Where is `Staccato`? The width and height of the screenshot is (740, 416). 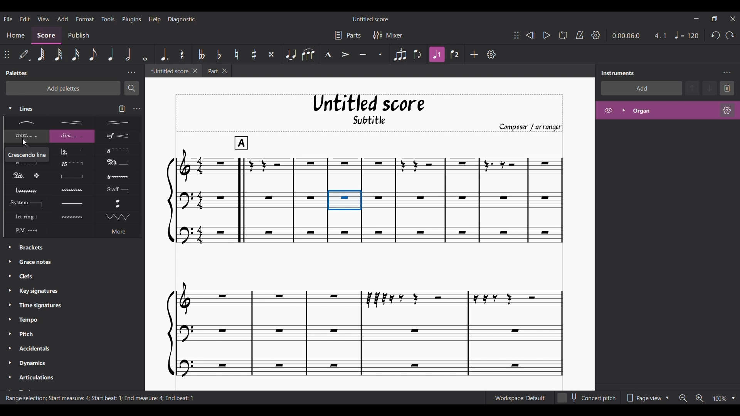 Staccato is located at coordinates (380, 54).